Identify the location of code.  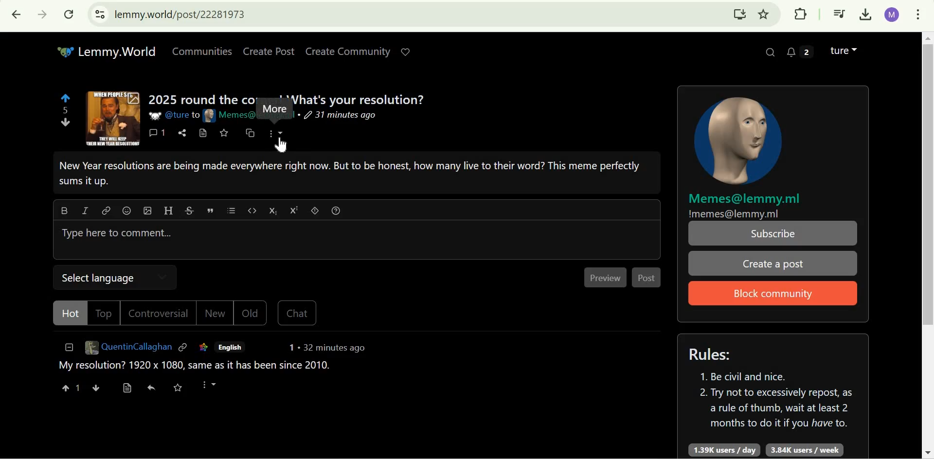
(252, 210).